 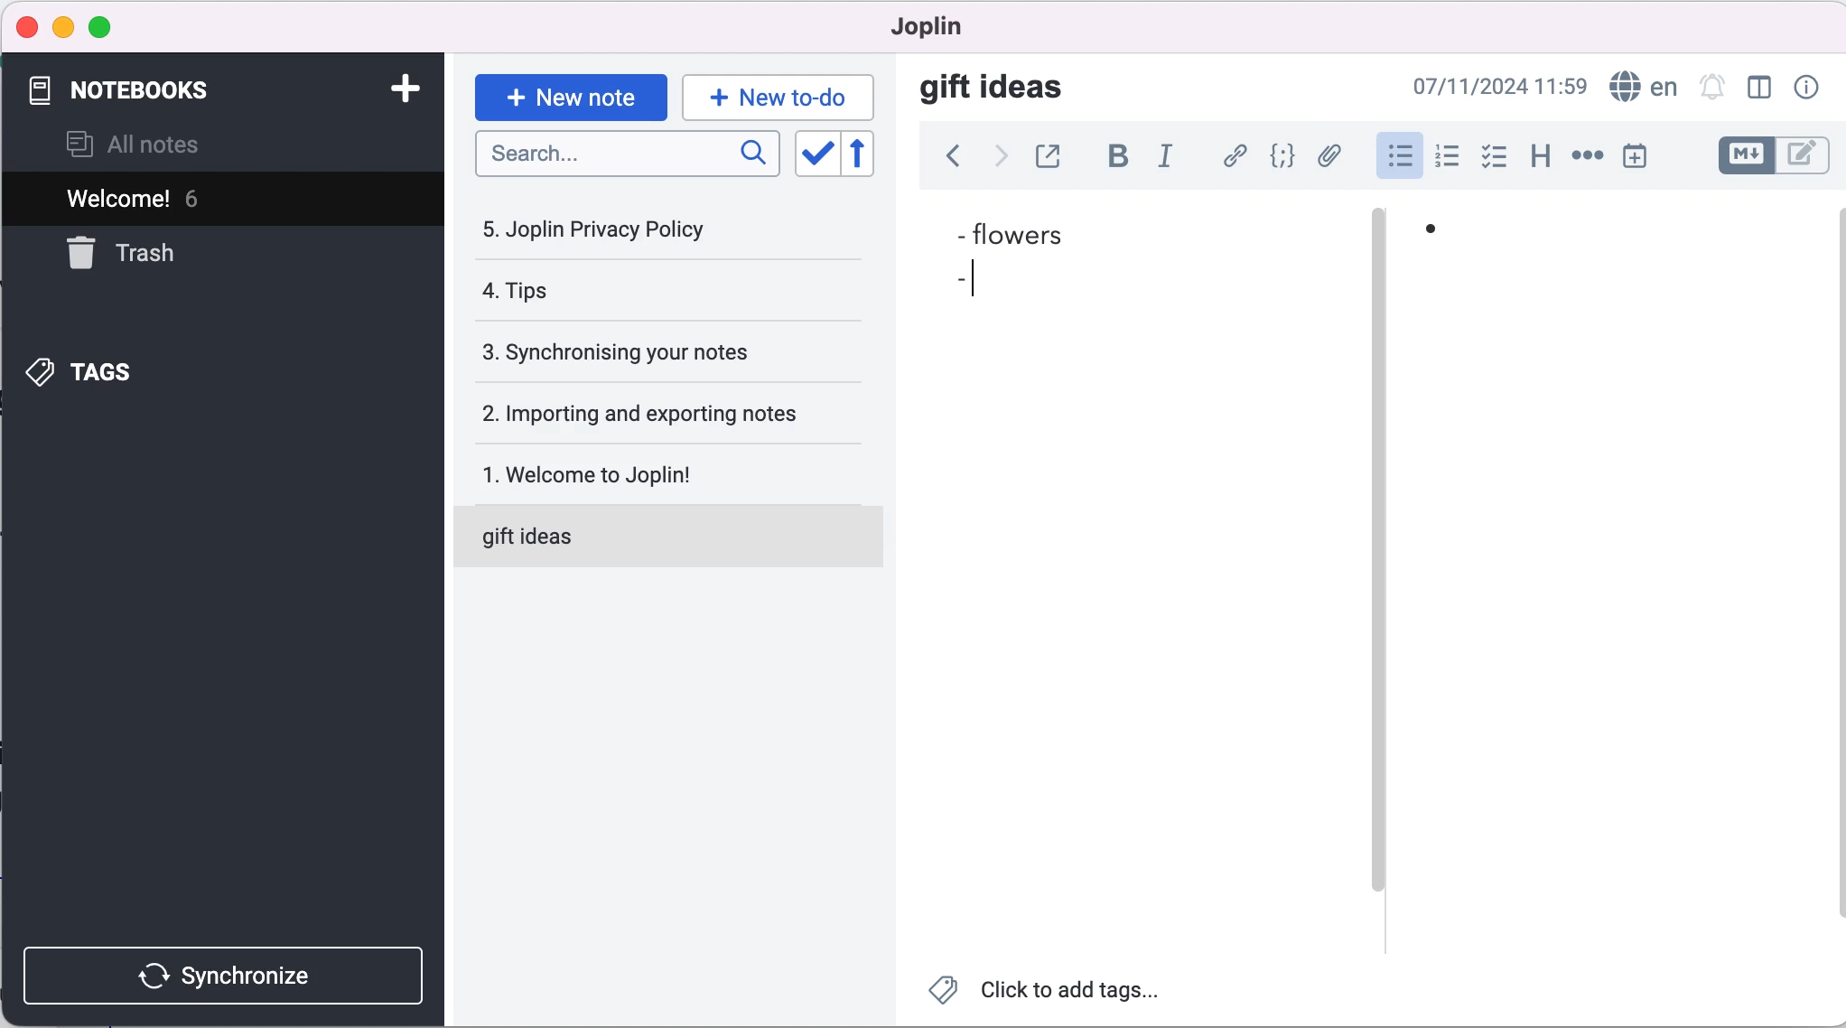 What do you see at coordinates (1539, 156) in the screenshot?
I see `heading` at bounding box center [1539, 156].